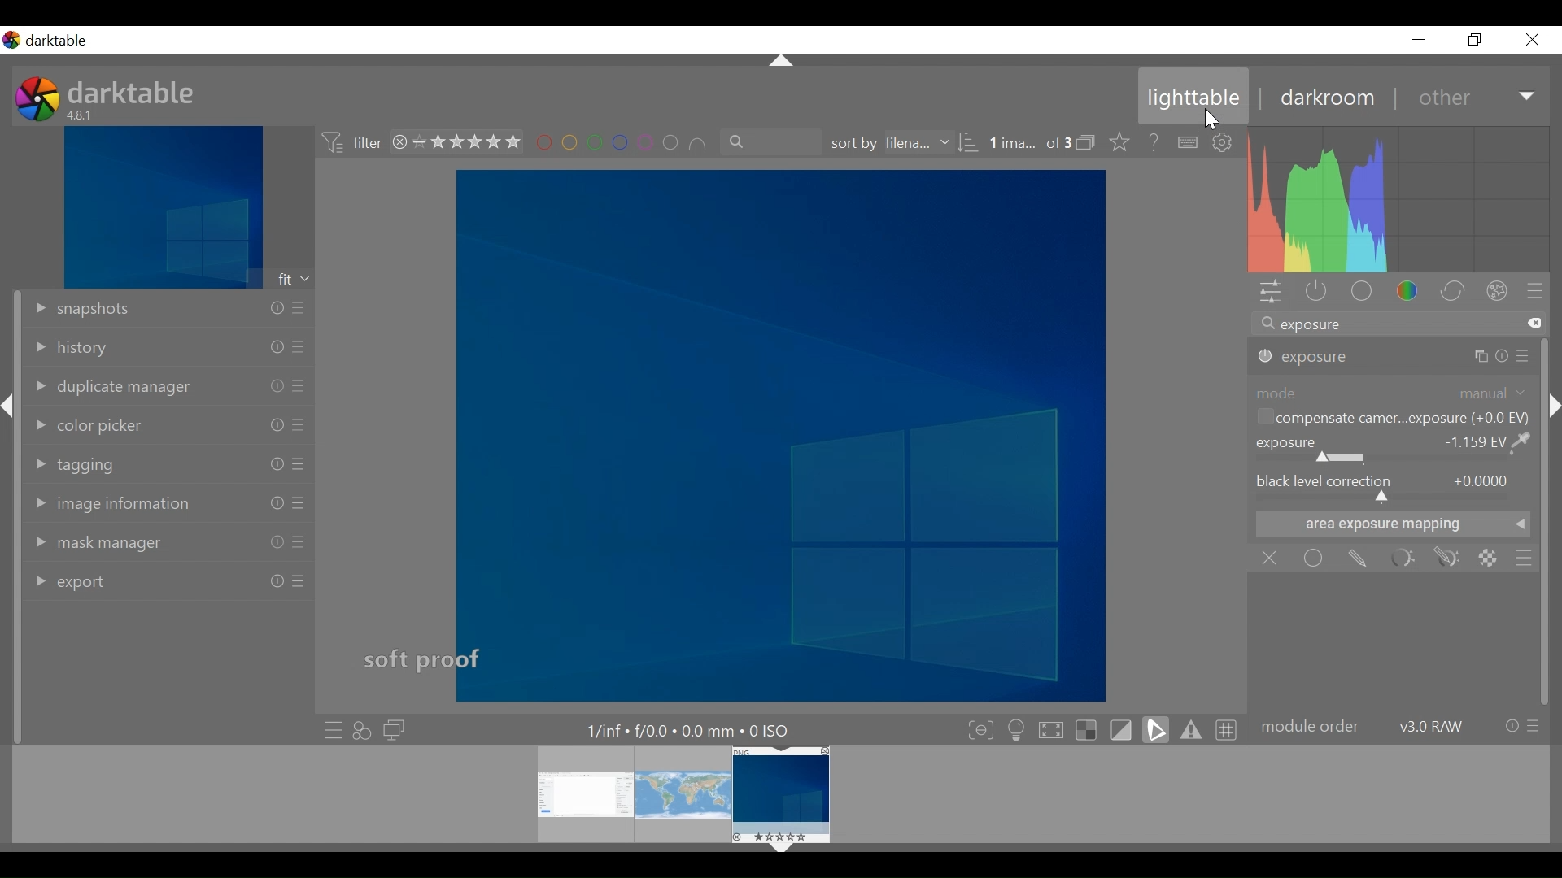  What do you see at coordinates (1268, 559) in the screenshot?
I see `off` at bounding box center [1268, 559].